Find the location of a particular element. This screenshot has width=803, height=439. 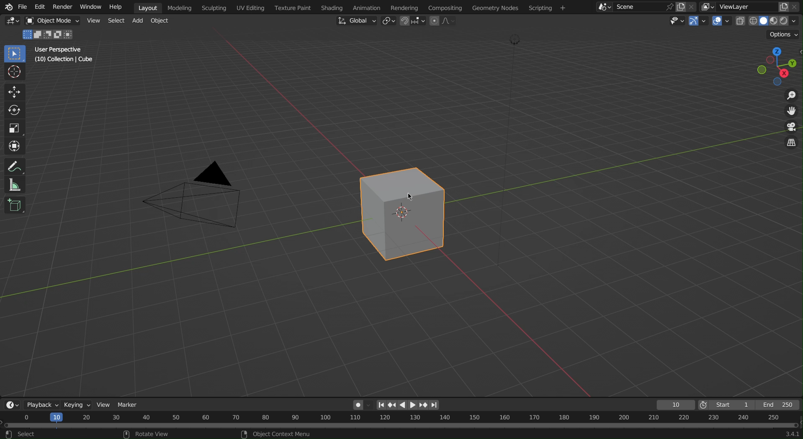

Snapping is located at coordinates (413, 21).